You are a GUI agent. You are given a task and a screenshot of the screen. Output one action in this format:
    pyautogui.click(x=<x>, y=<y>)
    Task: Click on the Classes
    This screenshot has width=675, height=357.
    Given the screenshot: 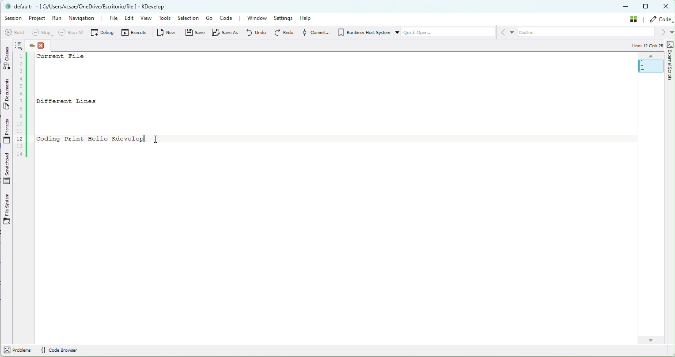 What is the action you would take?
    pyautogui.click(x=7, y=57)
    